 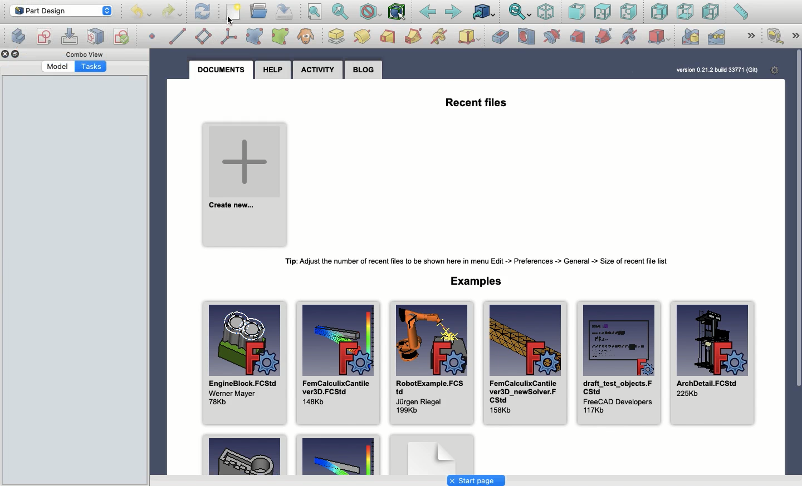 I want to click on Additive primitive, so click(x=471, y=38).